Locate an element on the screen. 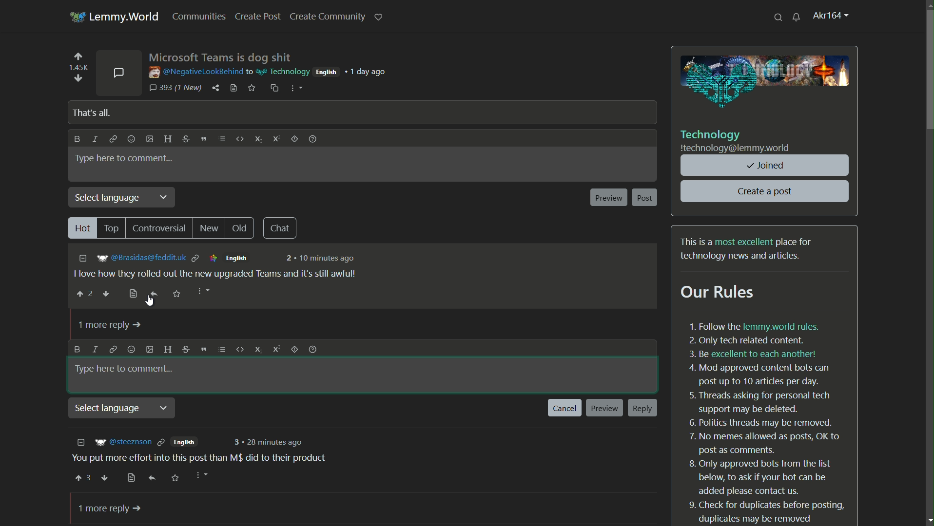 The height and width of the screenshot is (526, 934). subscript is located at coordinates (258, 138).